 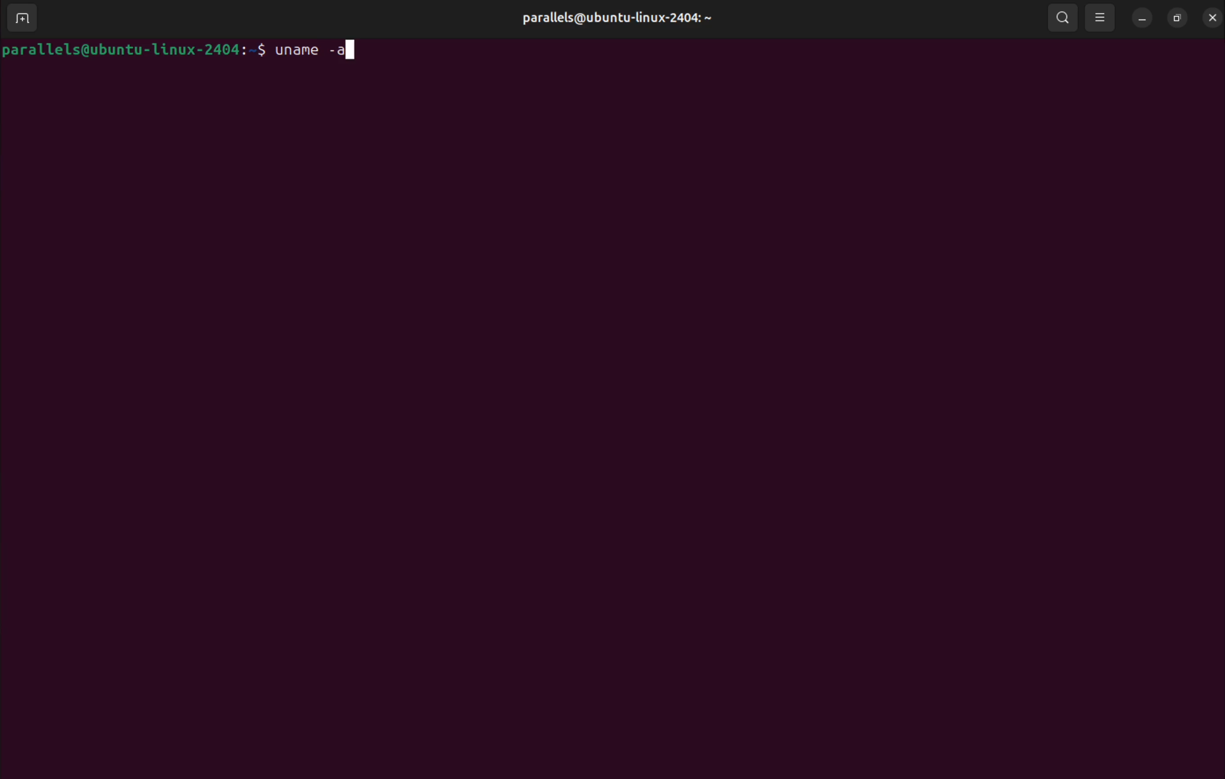 I want to click on minimize, so click(x=1143, y=18).